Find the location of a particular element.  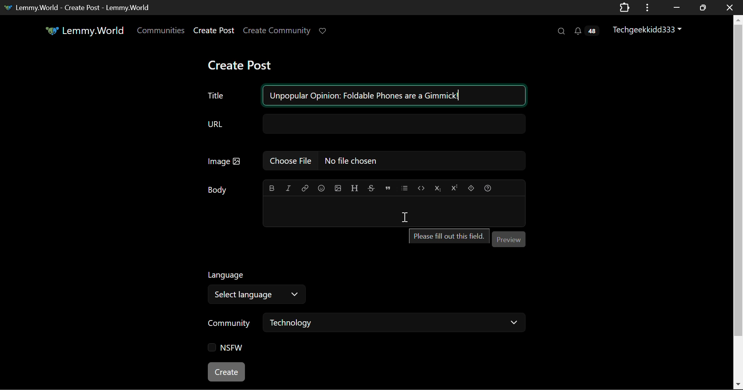

Search  is located at coordinates (560, 31).